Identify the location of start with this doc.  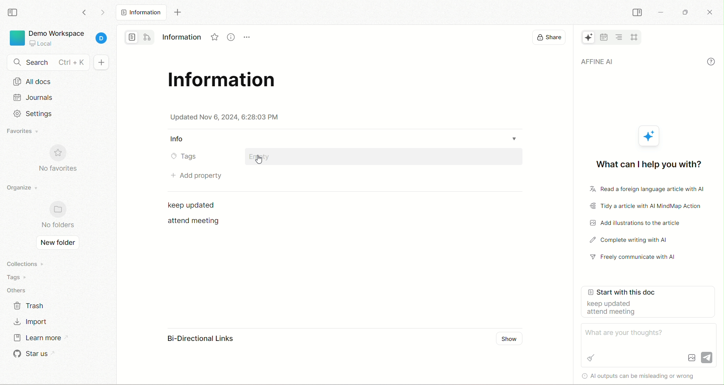
(650, 302).